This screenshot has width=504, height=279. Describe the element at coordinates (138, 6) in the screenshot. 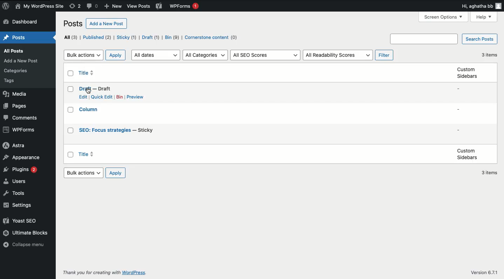

I see `view posts` at that location.